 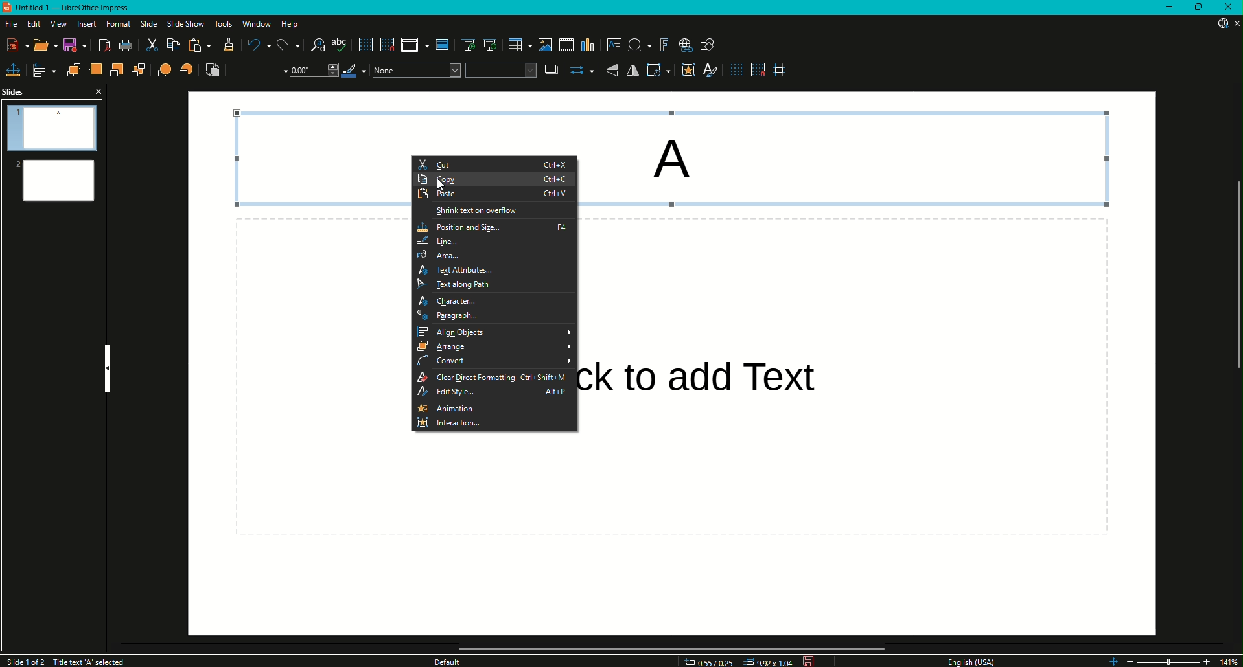 What do you see at coordinates (494, 212) in the screenshot?
I see `Shrink text on overflow` at bounding box center [494, 212].